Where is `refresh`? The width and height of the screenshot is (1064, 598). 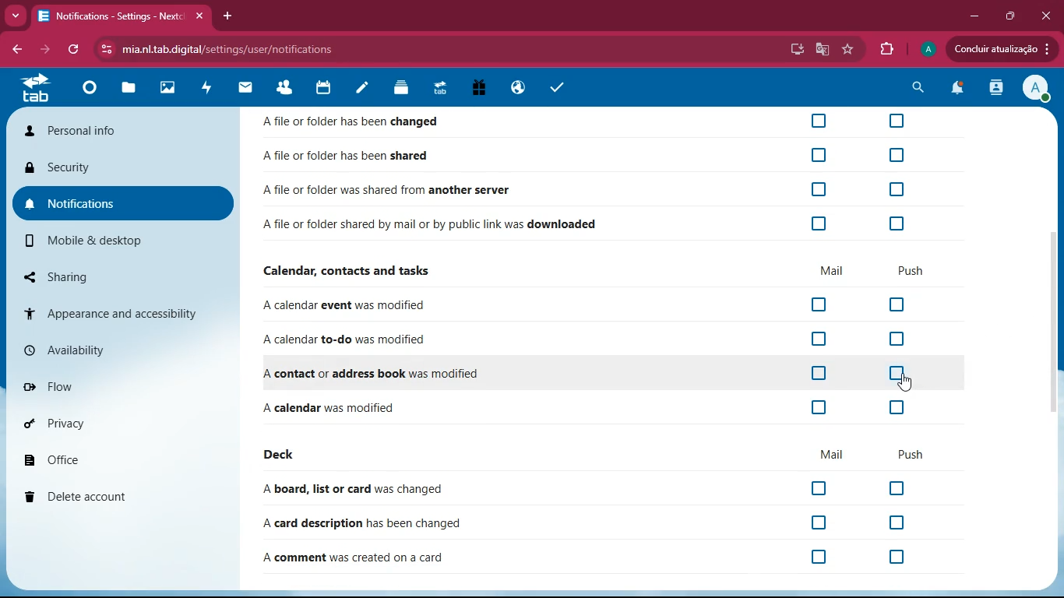
refresh is located at coordinates (76, 50).